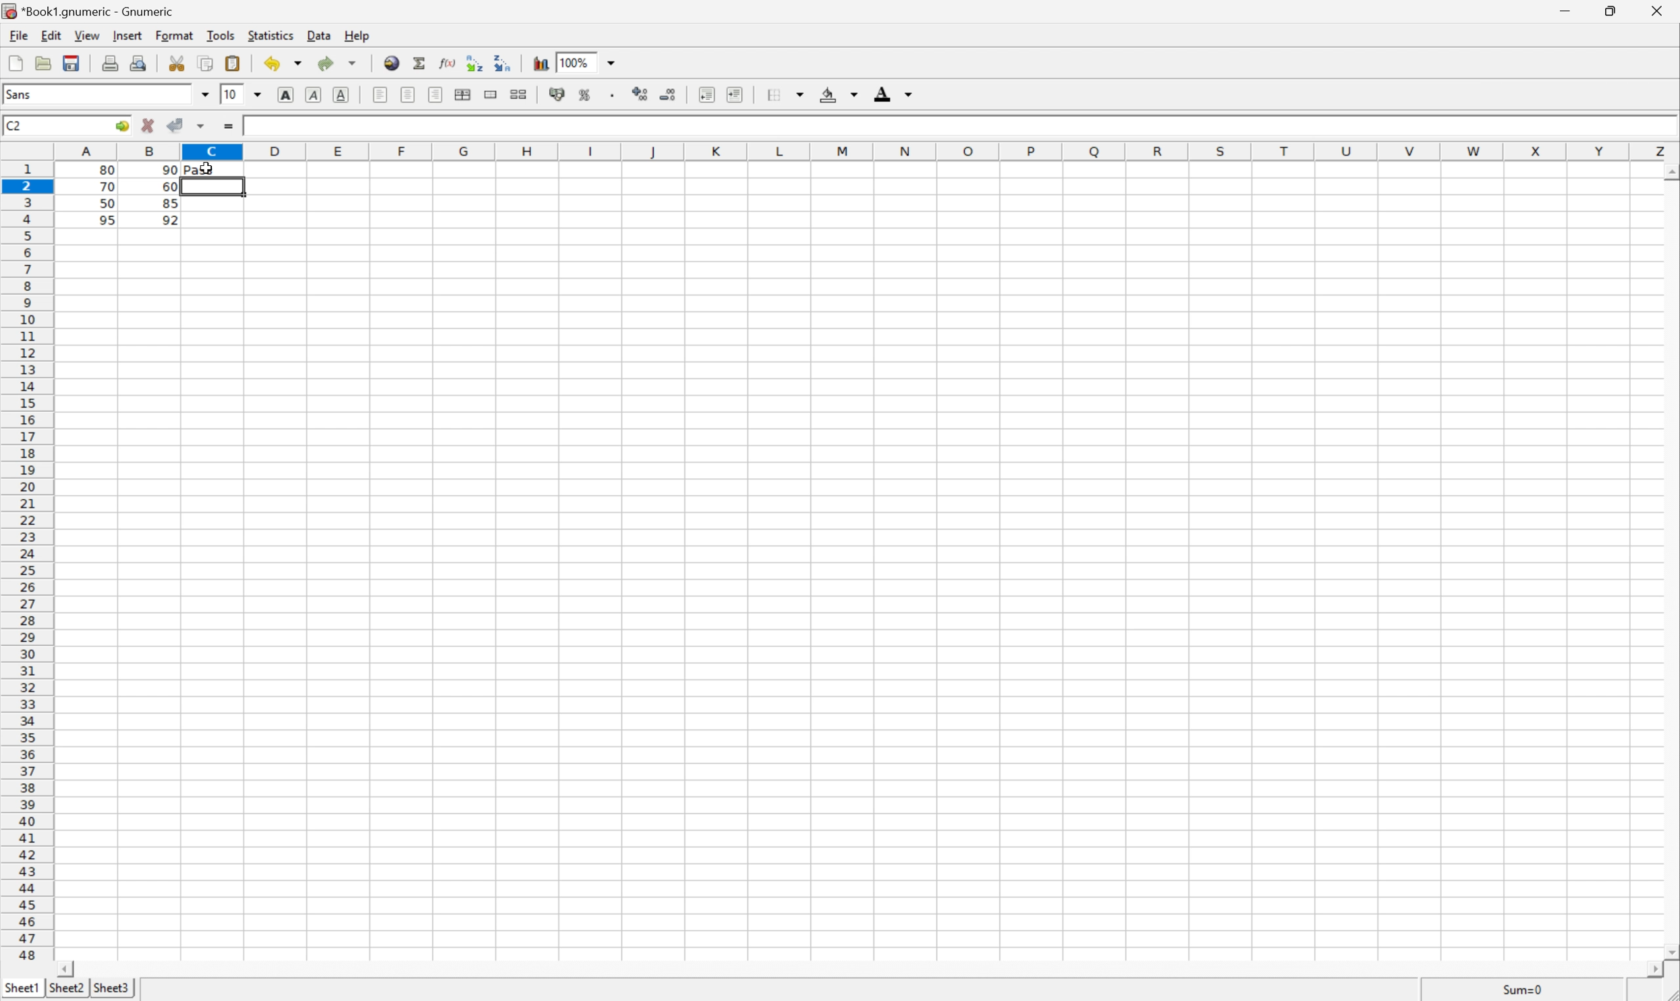 The height and width of the screenshot is (1001, 1680). What do you see at coordinates (272, 64) in the screenshot?
I see `Undo` at bounding box center [272, 64].